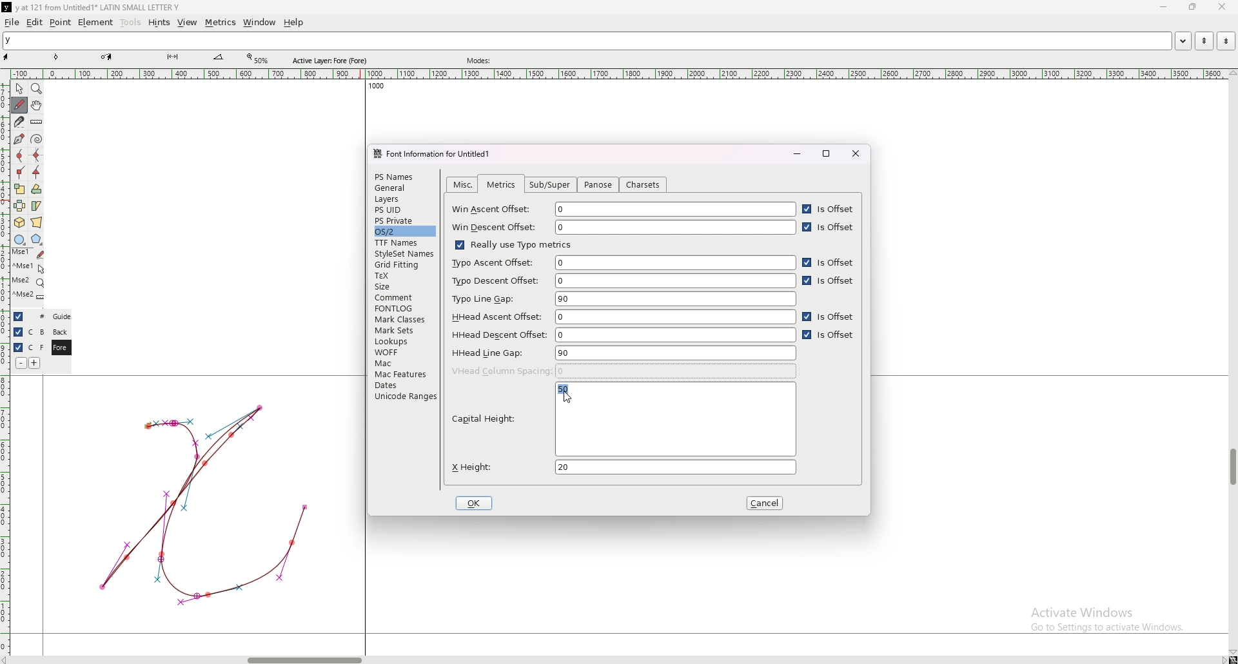  I want to click on file, so click(12, 22).